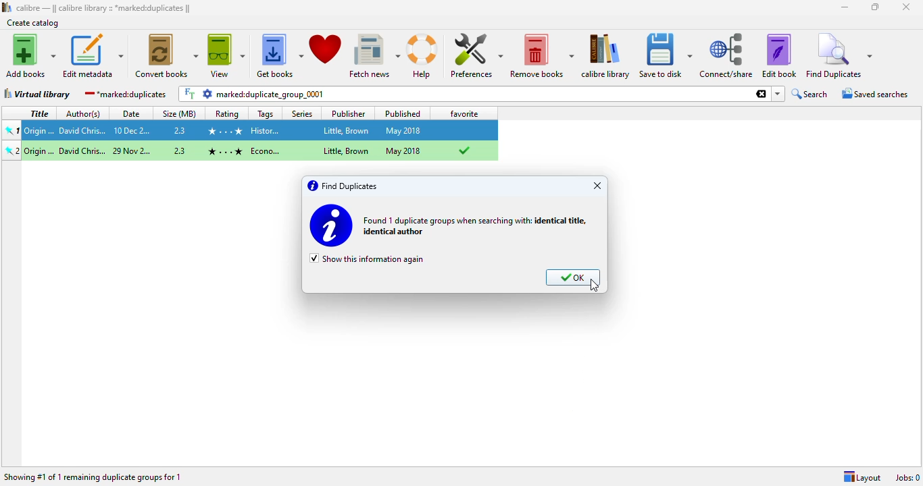 This screenshot has height=486, width=923. Describe the element at coordinates (368, 259) in the screenshot. I see `show this information again` at that location.